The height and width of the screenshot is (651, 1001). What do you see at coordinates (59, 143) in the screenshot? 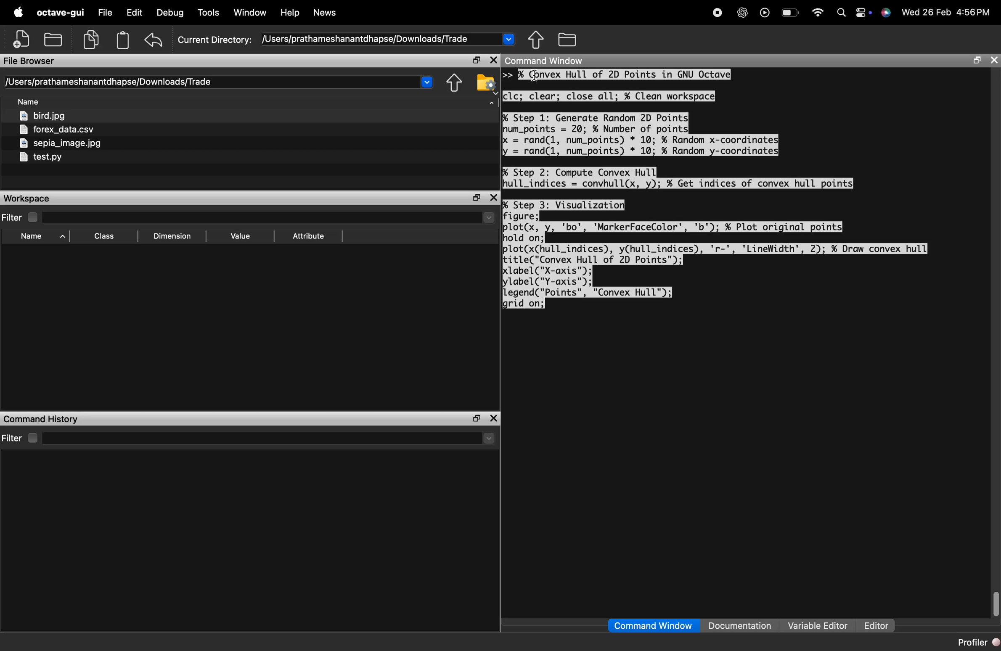
I see `sepia_image.jpg` at bounding box center [59, 143].